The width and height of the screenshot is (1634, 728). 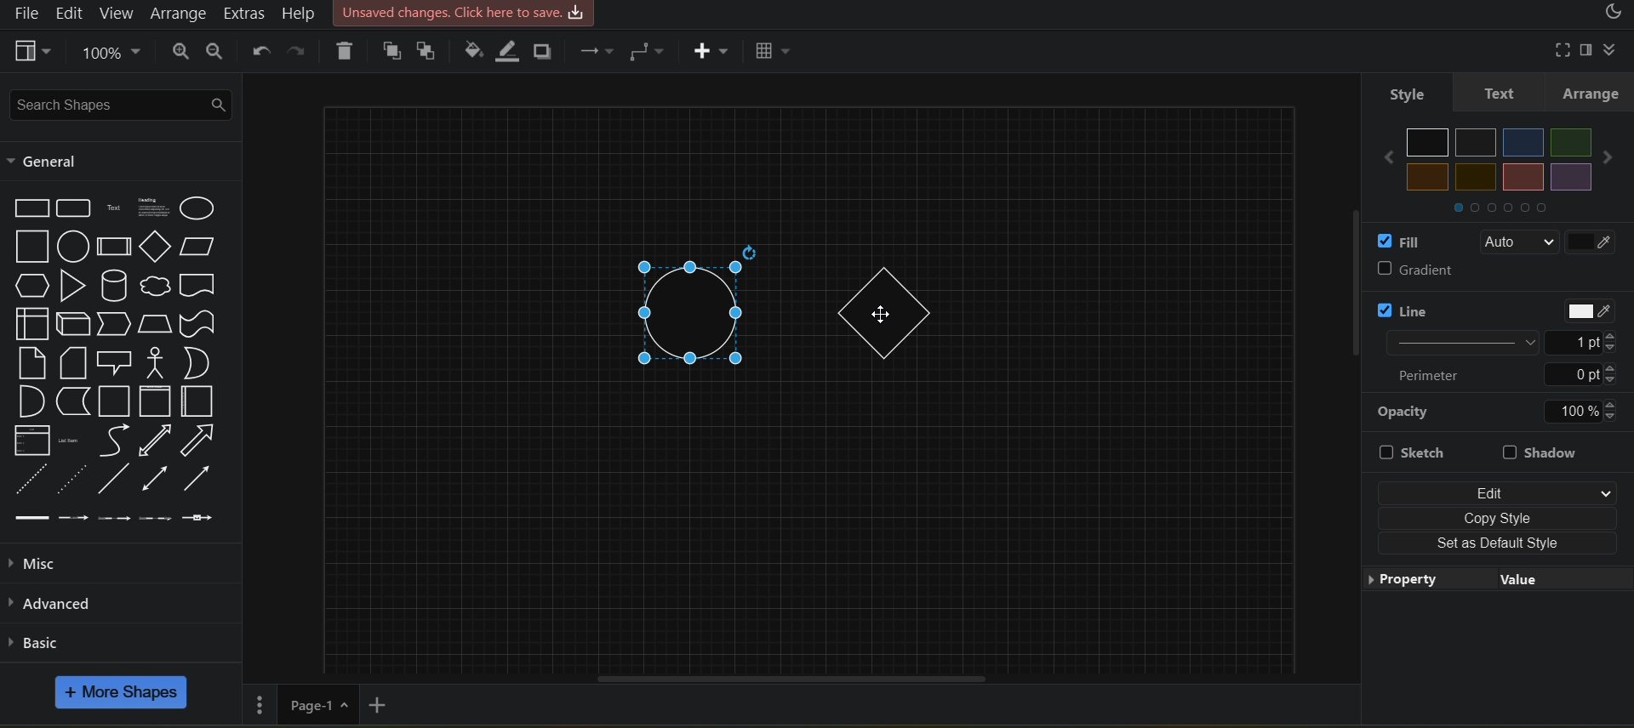 I want to click on Sketch, so click(x=1422, y=456).